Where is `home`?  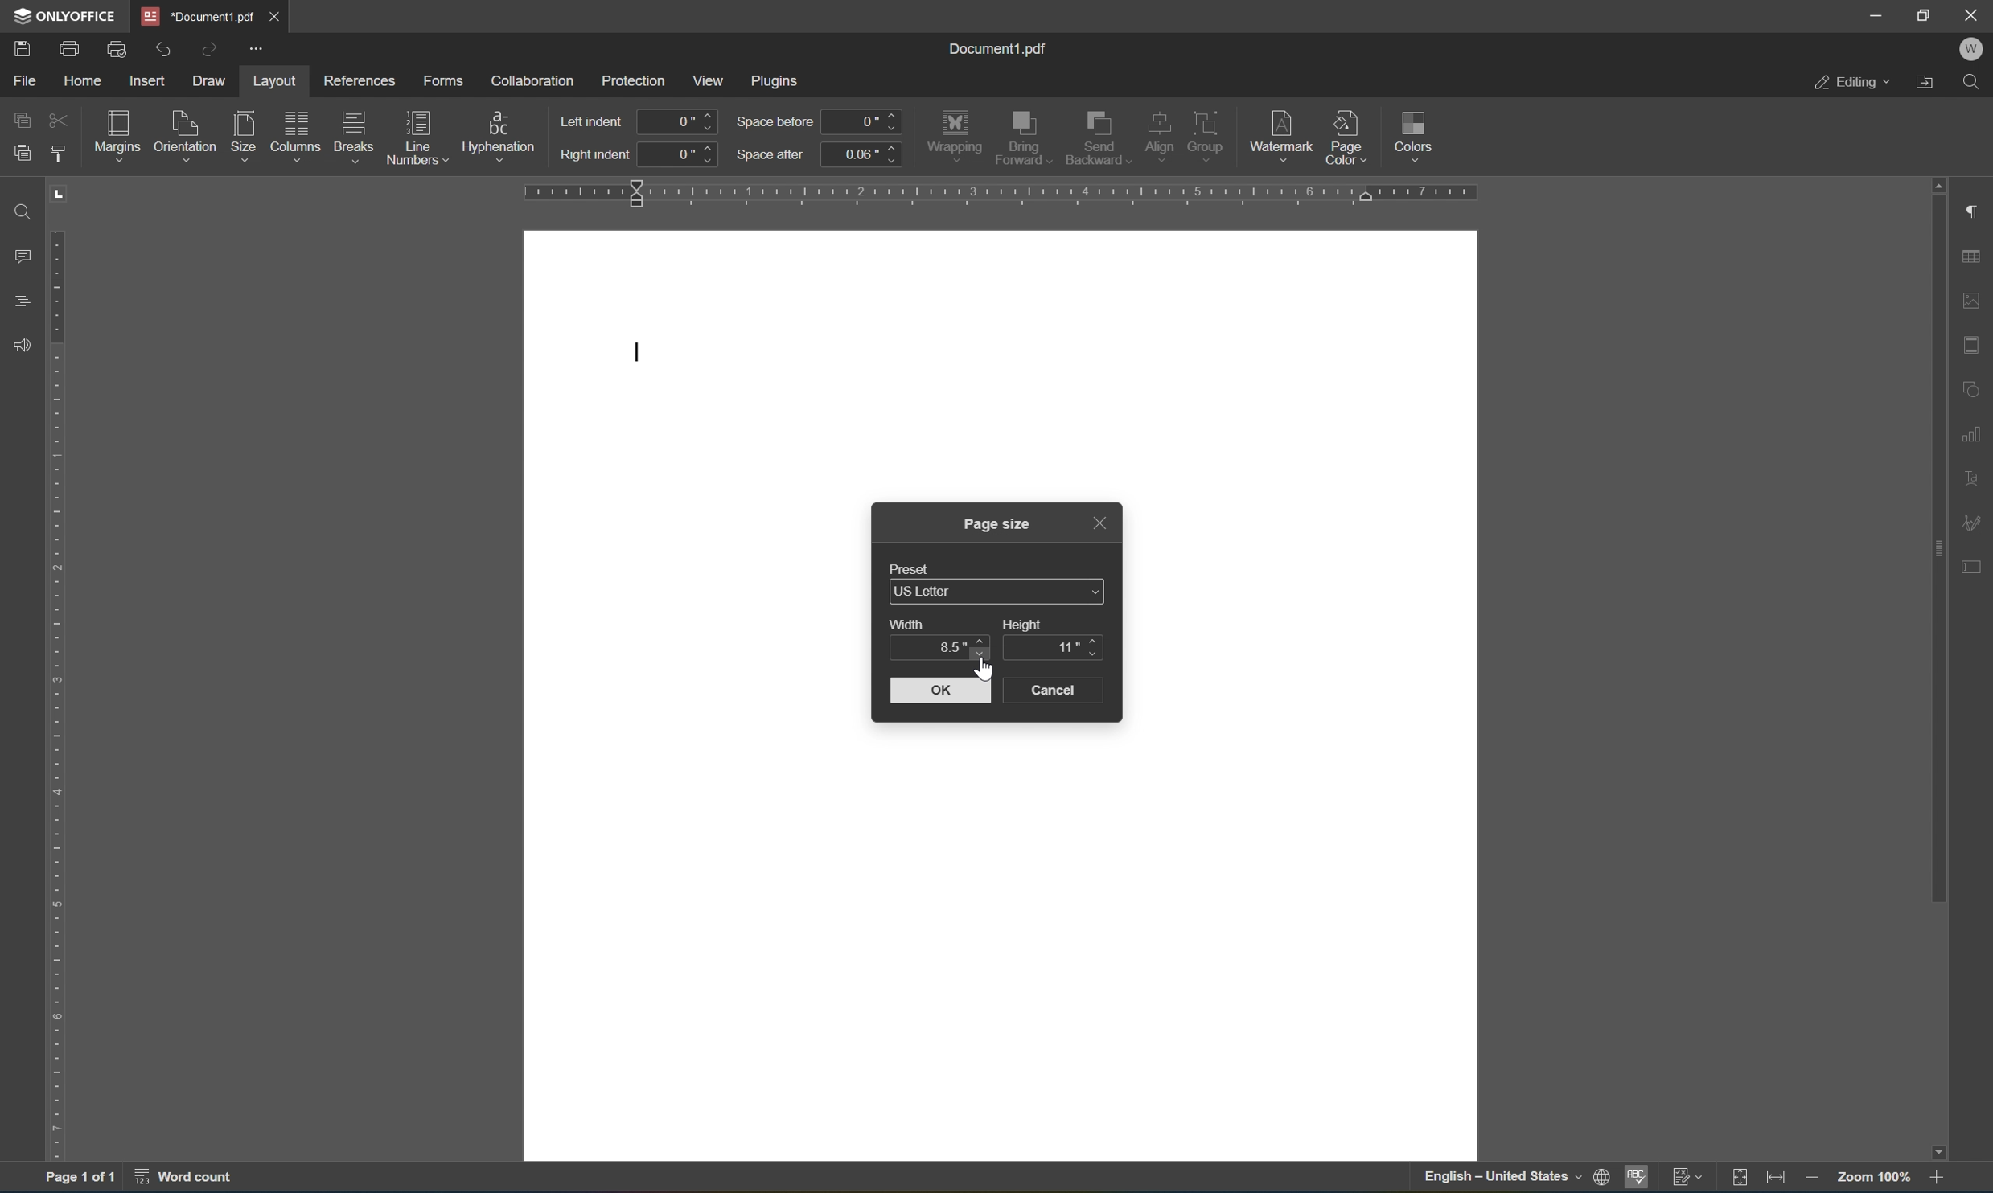 home is located at coordinates (80, 80).